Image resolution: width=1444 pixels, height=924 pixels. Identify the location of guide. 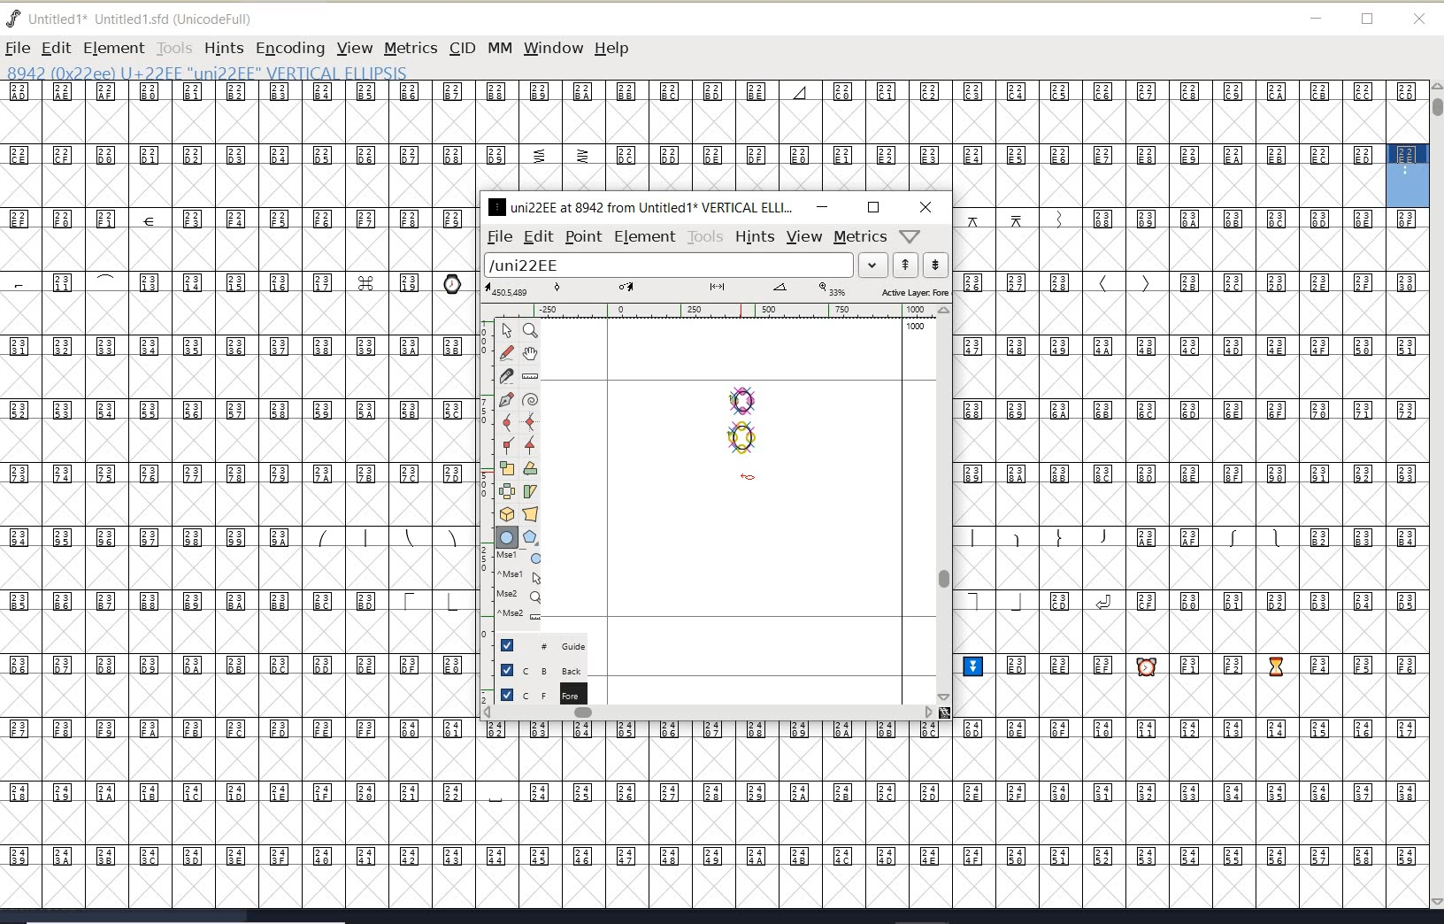
(549, 643).